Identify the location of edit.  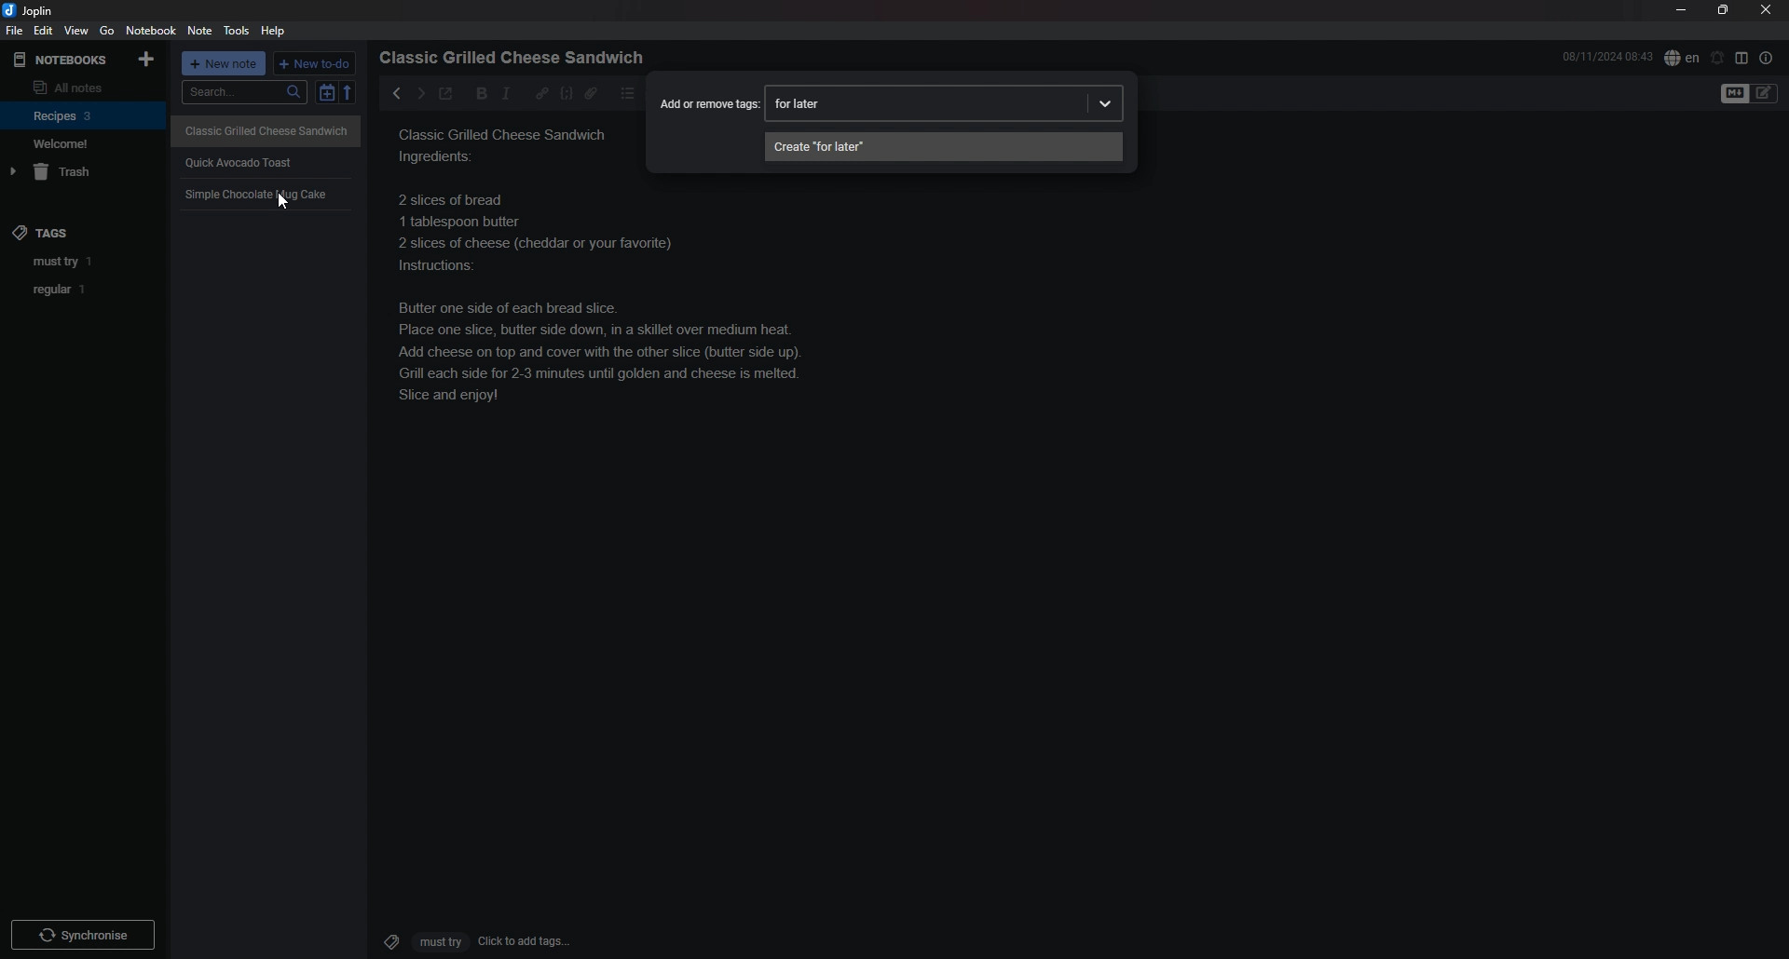
(42, 31).